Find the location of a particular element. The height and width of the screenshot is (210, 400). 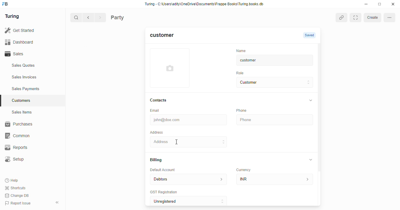

Email is located at coordinates (155, 110).